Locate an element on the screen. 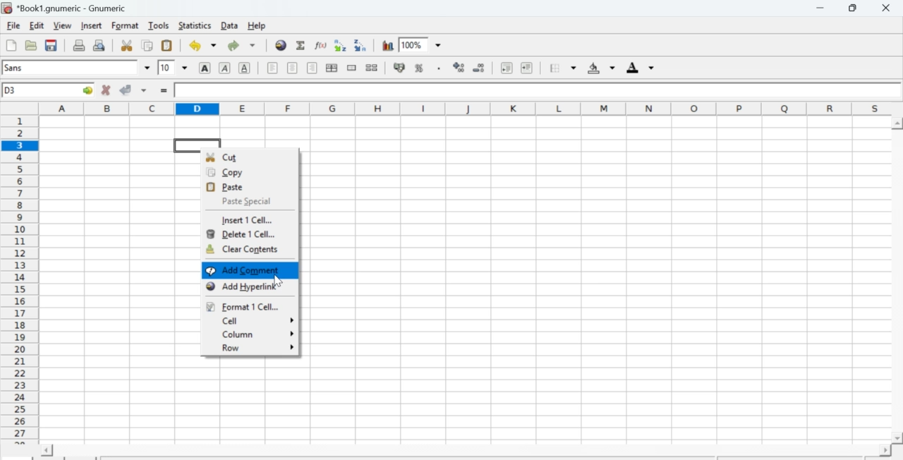 This screenshot has width=903, height=460. Edit function is located at coordinates (320, 47).